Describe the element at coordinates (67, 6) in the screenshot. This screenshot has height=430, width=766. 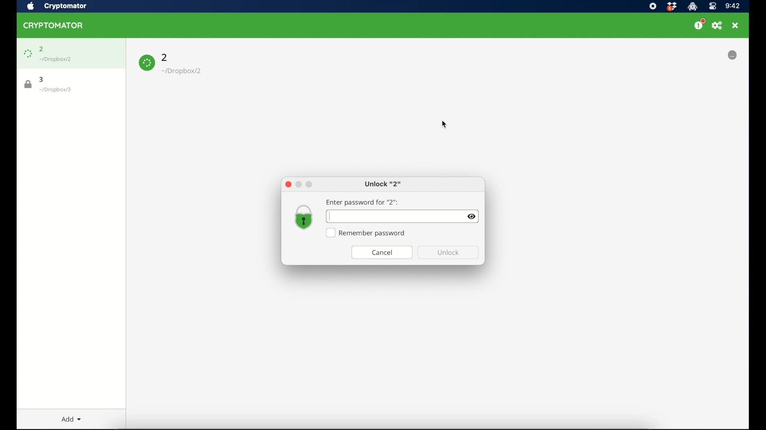
I see `cryptomator` at that location.